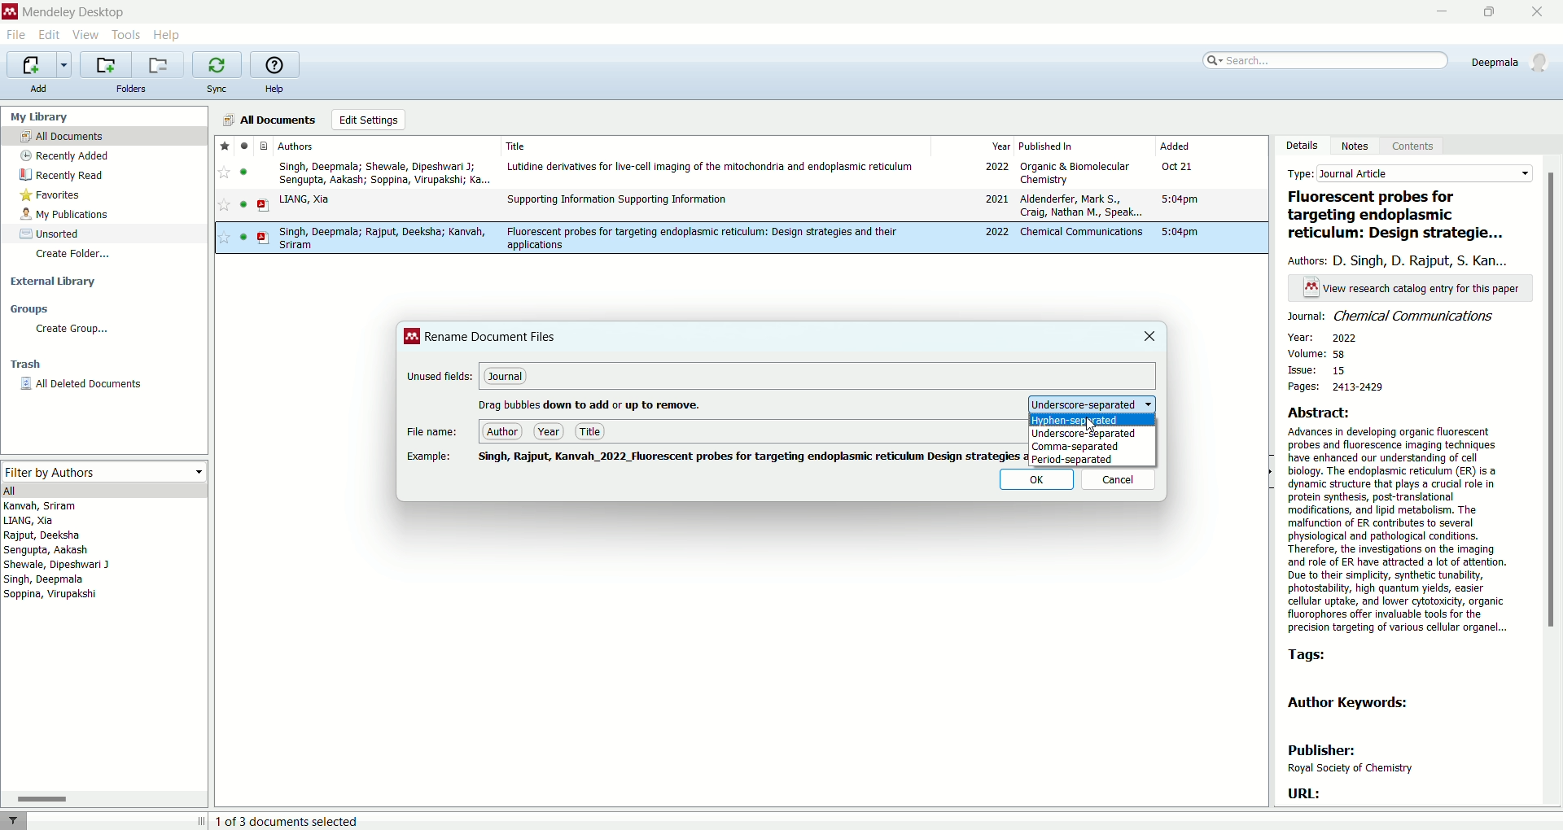 The image size is (1563, 830). What do you see at coordinates (65, 554) in the screenshot?
I see `authors` at bounding box center [65, 554].